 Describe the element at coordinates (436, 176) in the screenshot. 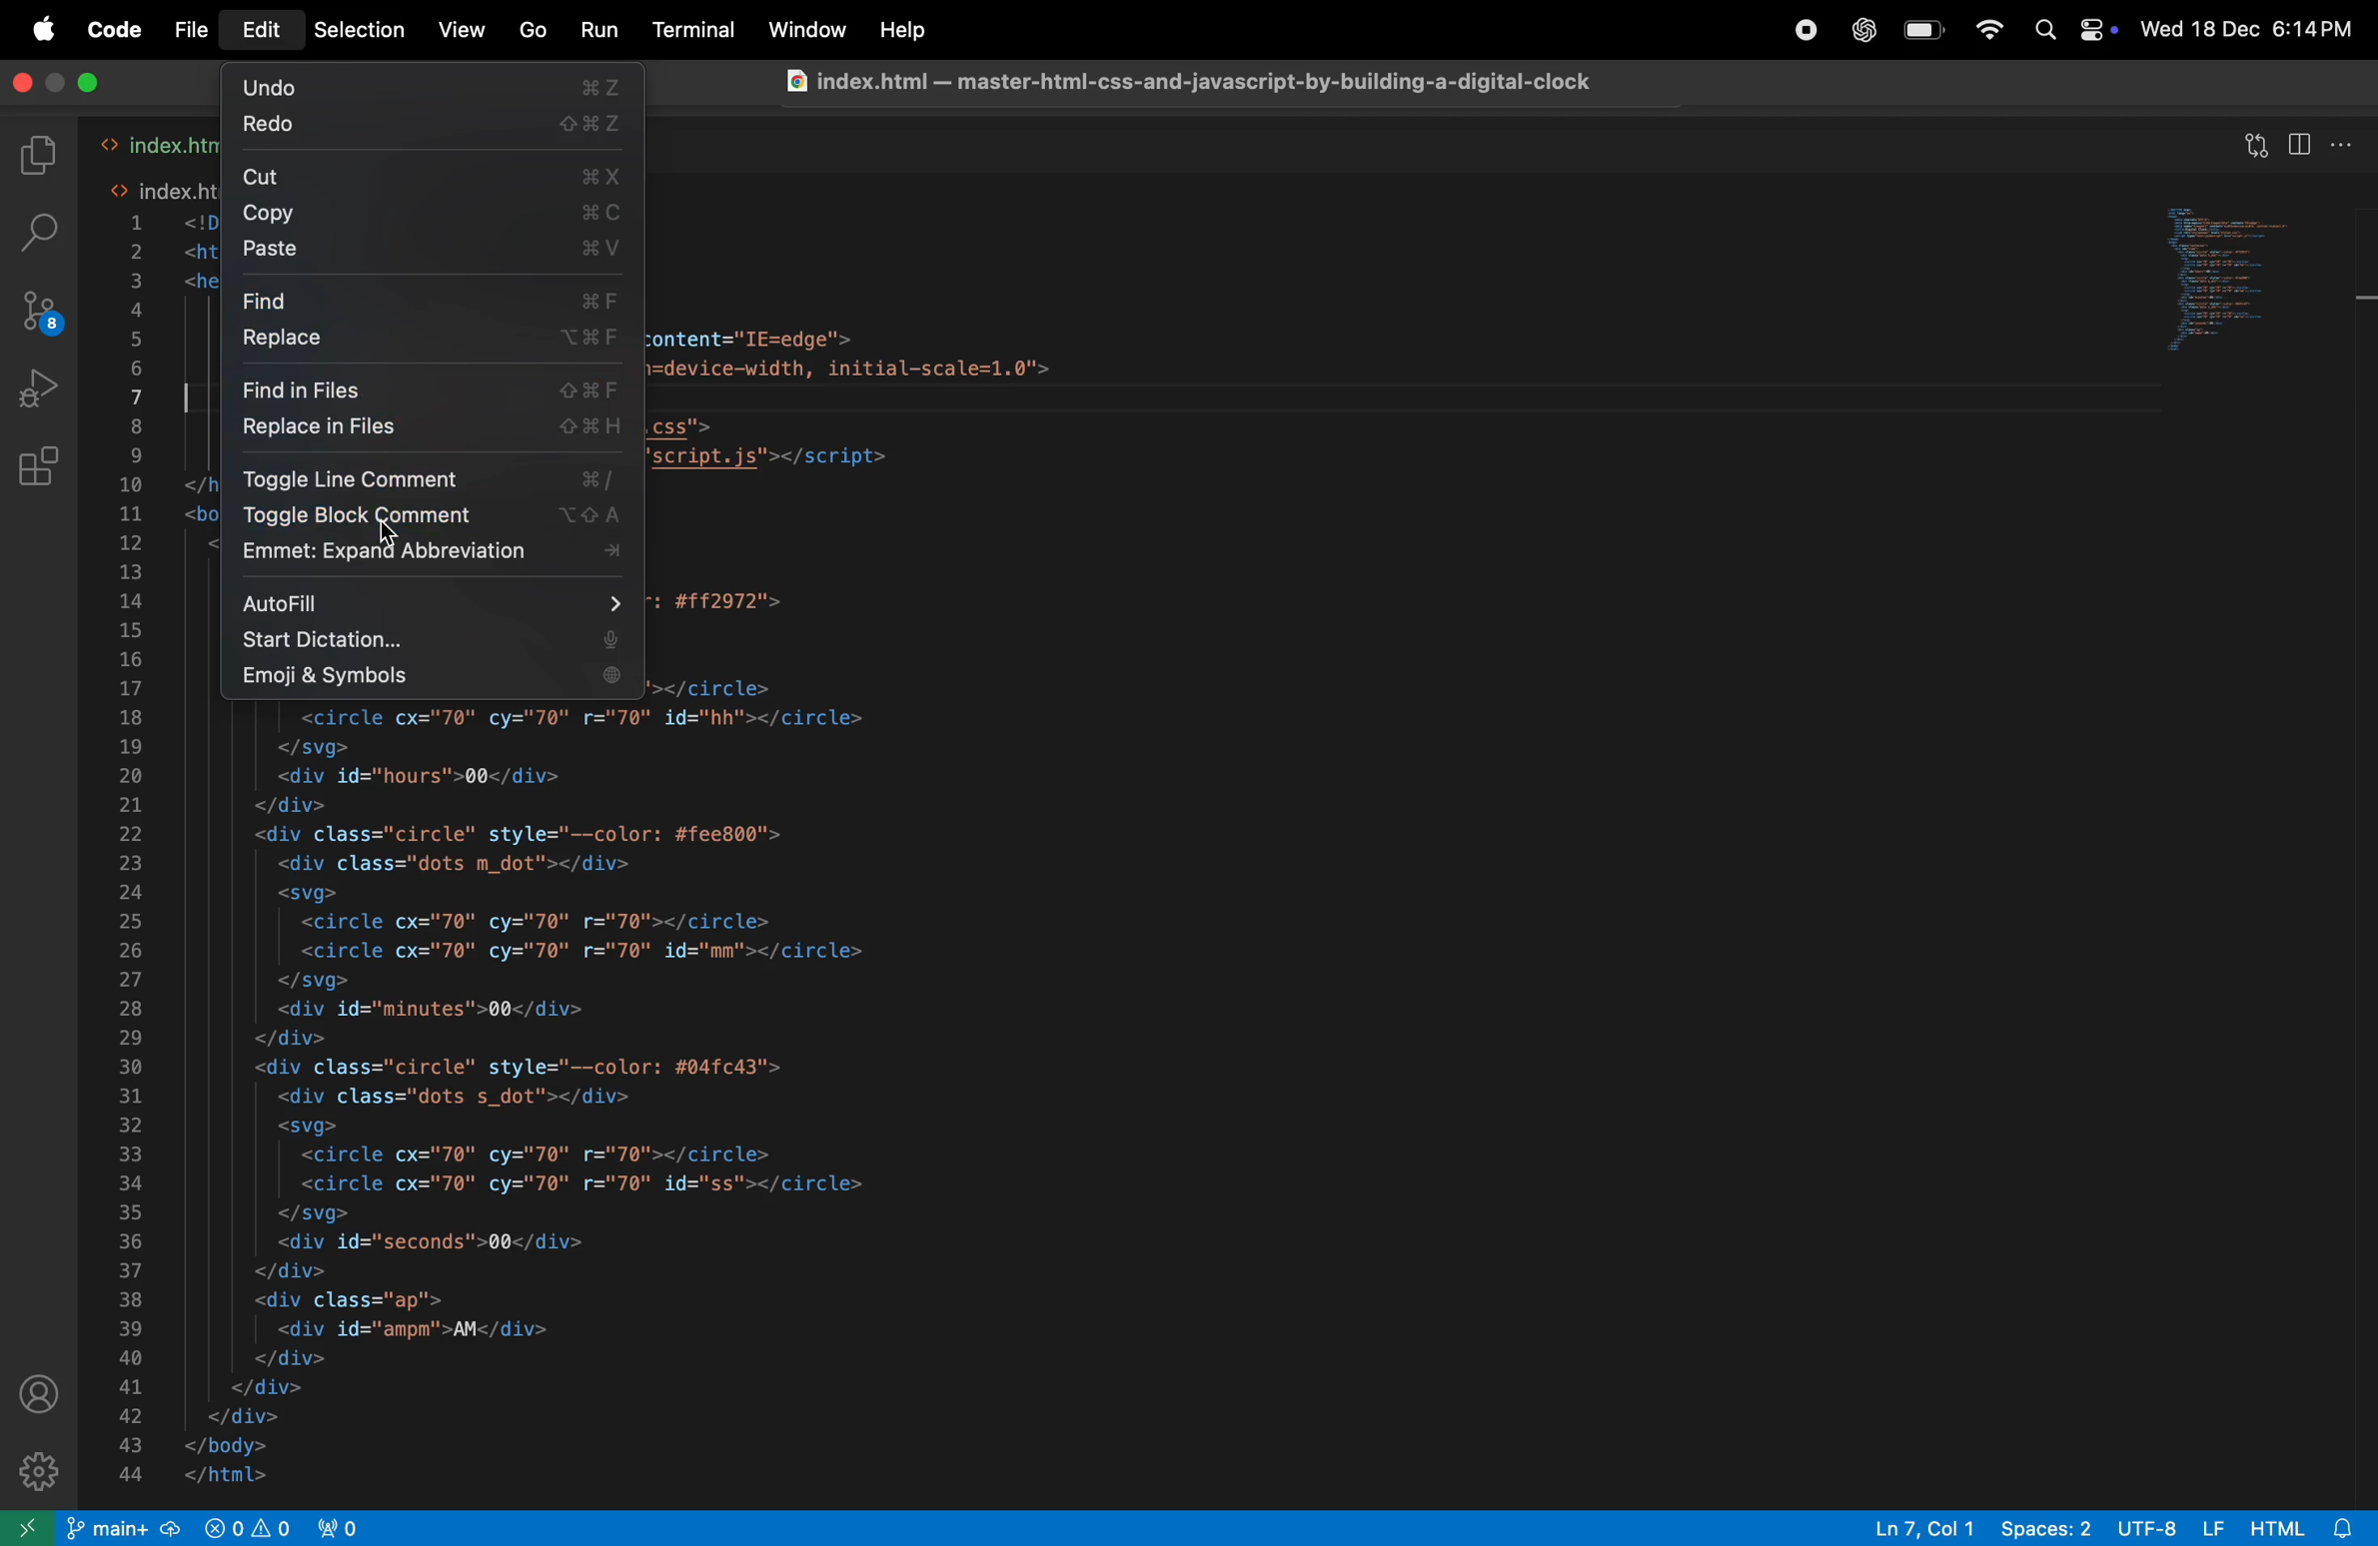

I see `cut` at that location.